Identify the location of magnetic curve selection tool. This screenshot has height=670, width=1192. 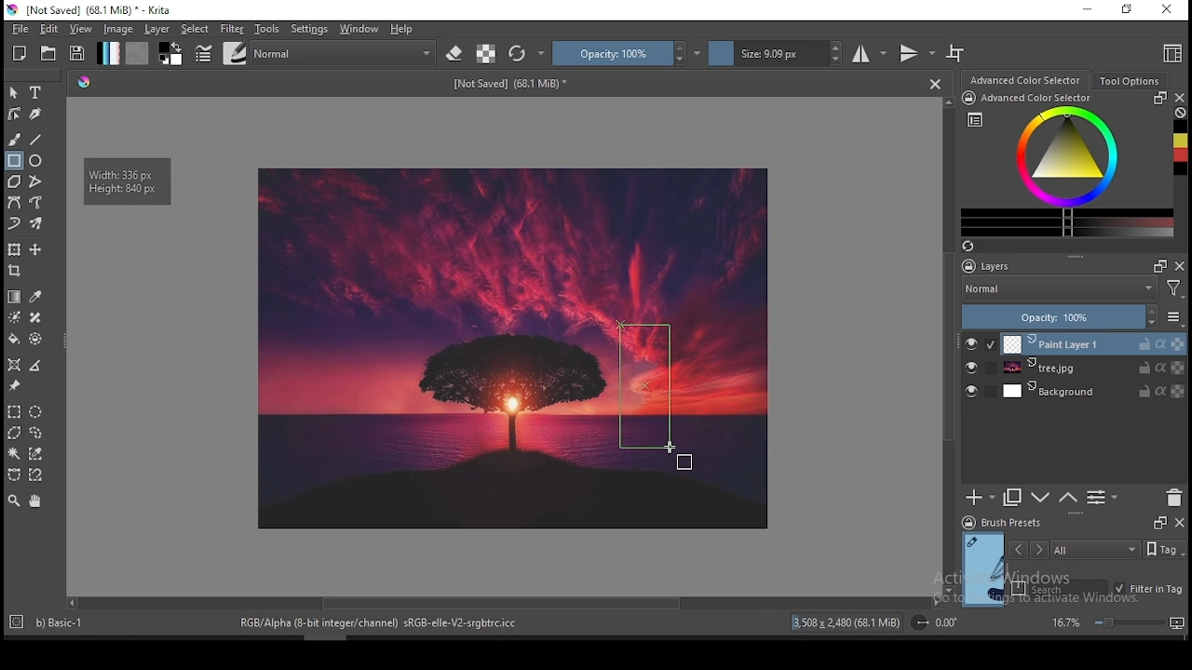
(37, 476).